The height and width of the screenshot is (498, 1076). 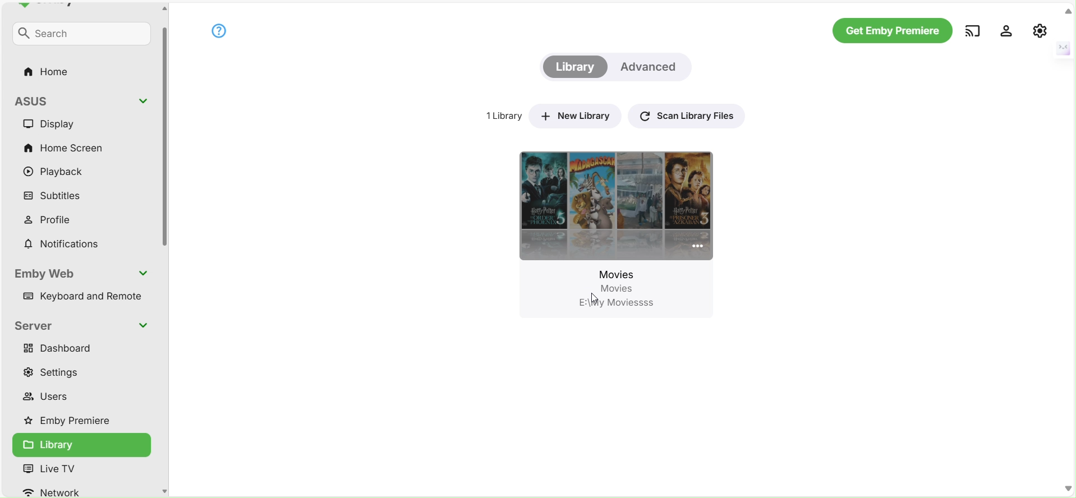 I want to click on Add New Libray, so click(x=578, y=115).